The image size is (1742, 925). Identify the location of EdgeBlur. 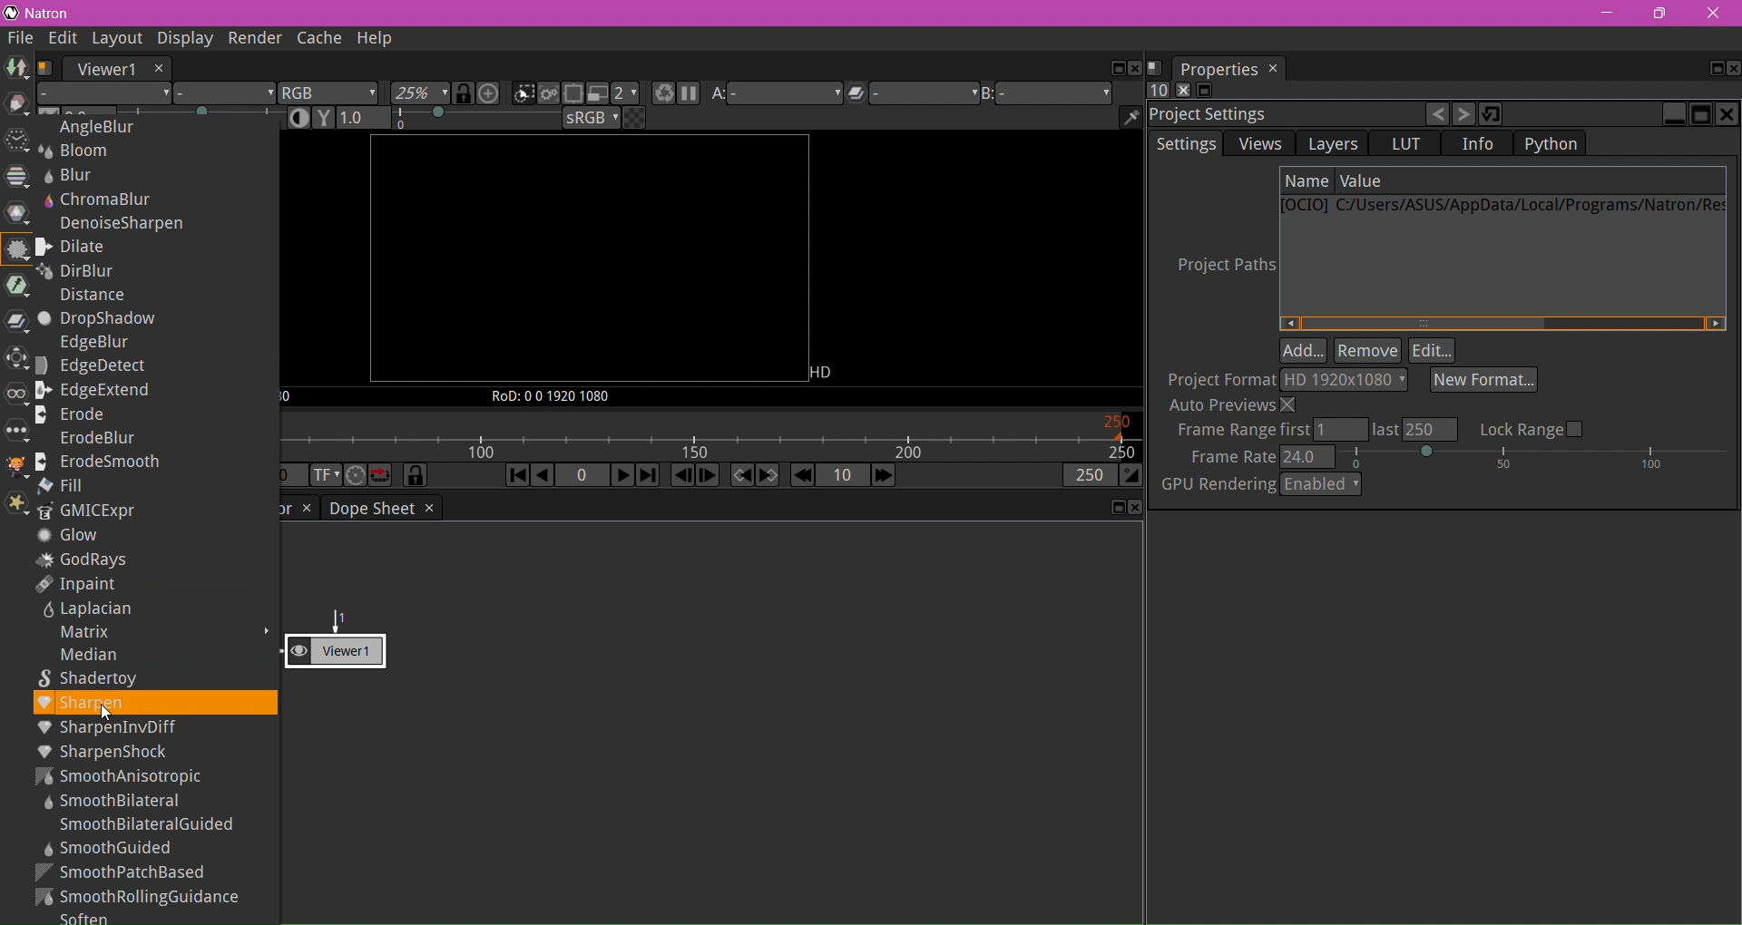
(87, 345).